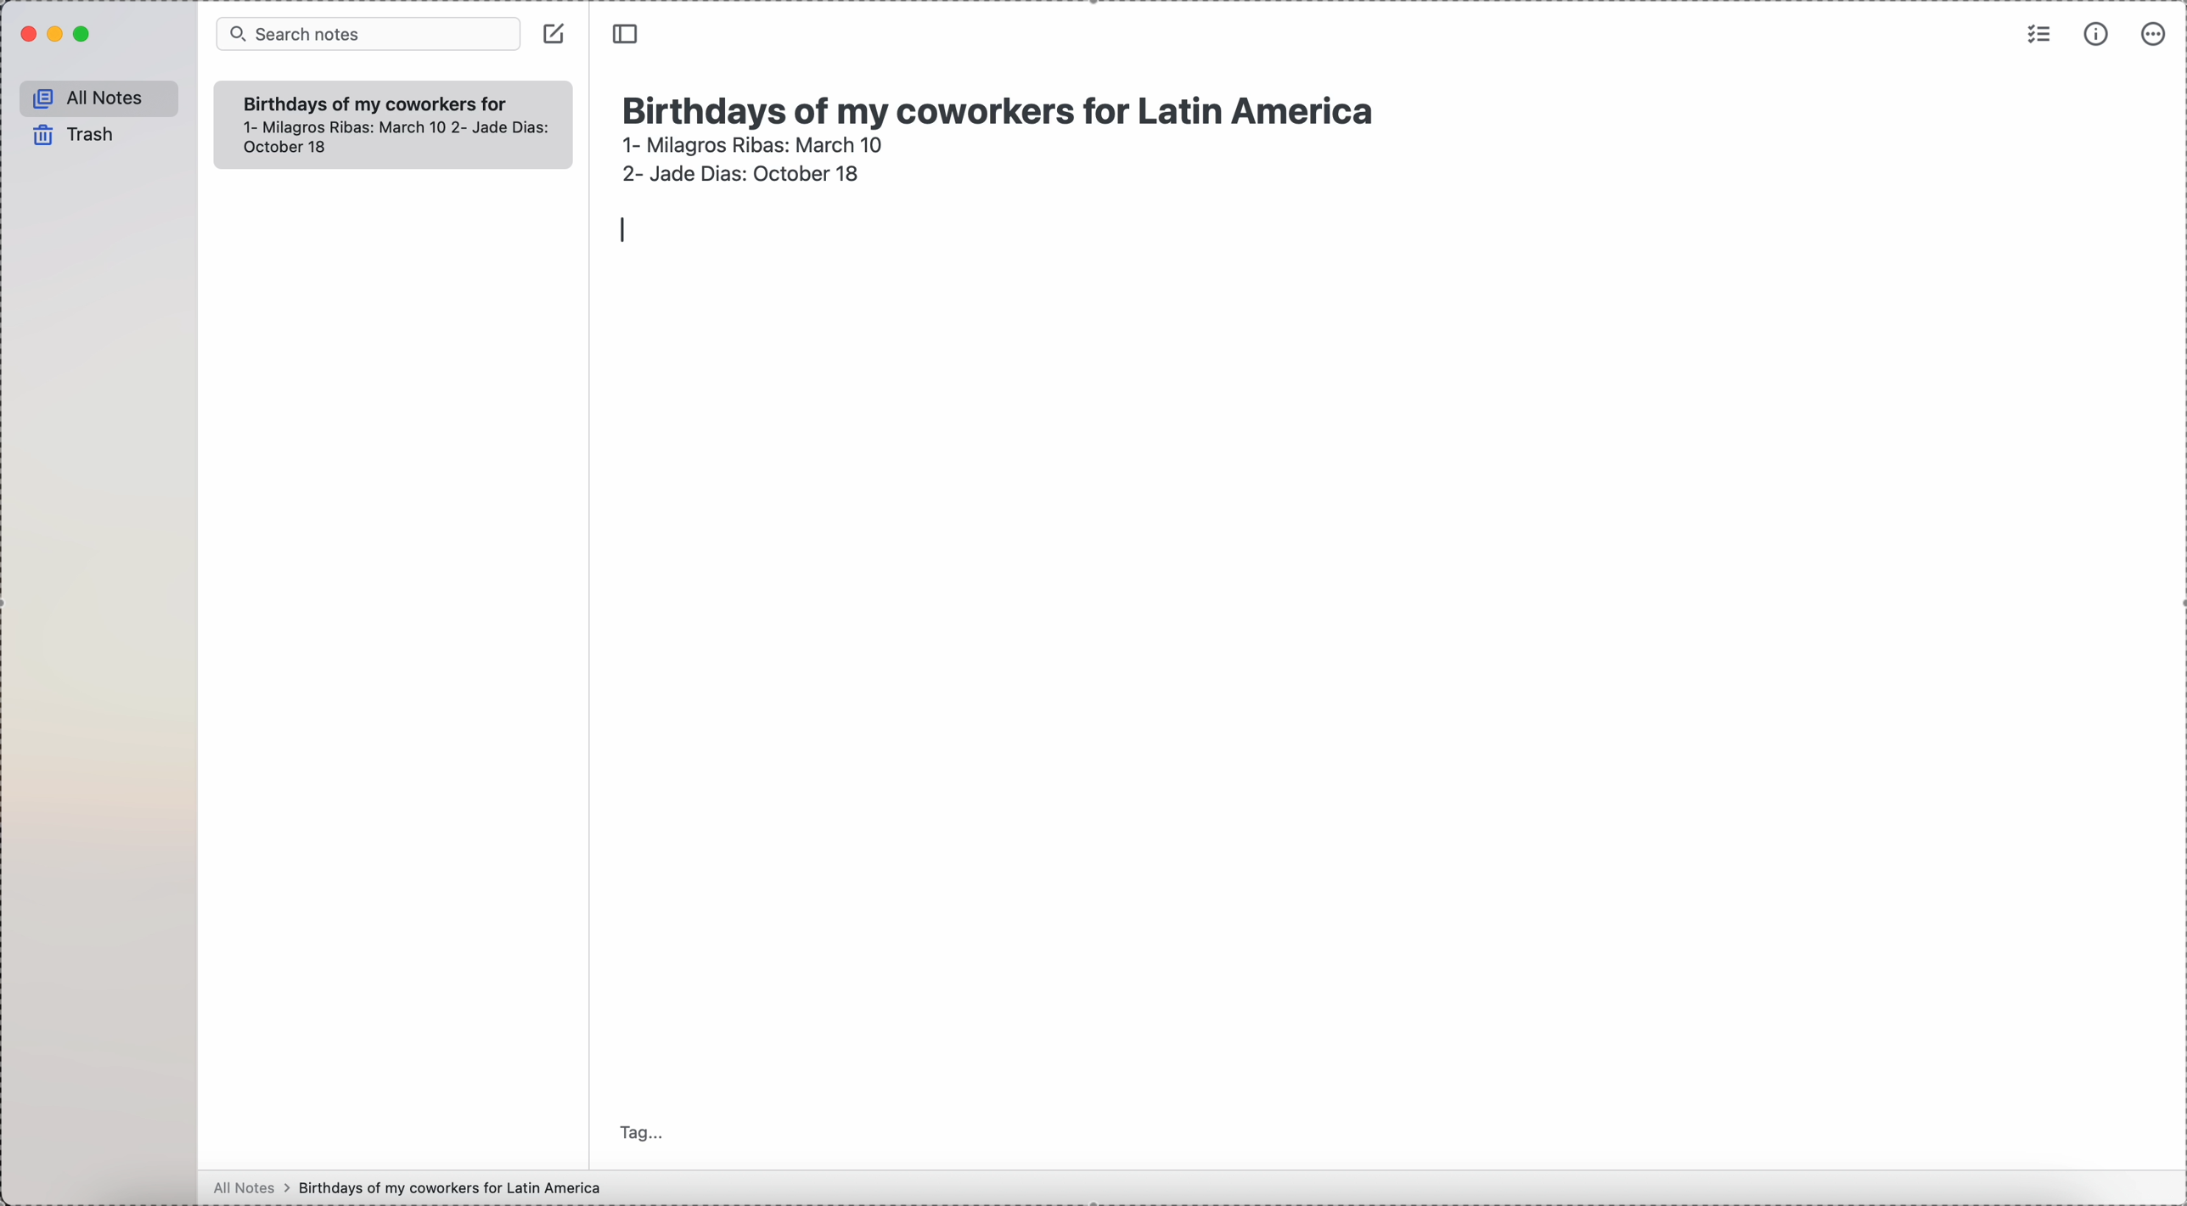 This screenshot has height=1206, width=2187. Describe the element at coordinates (26, 34) in the screenshot. I see `close Simplenote` at that location.